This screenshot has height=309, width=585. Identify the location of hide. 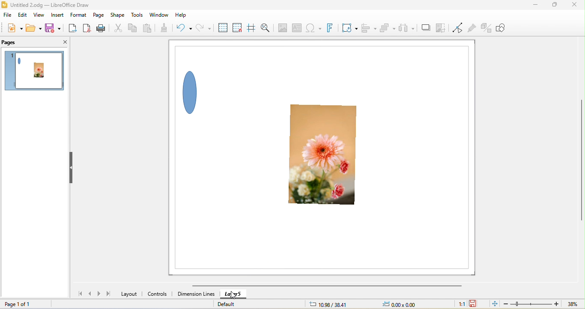
(72, 168).